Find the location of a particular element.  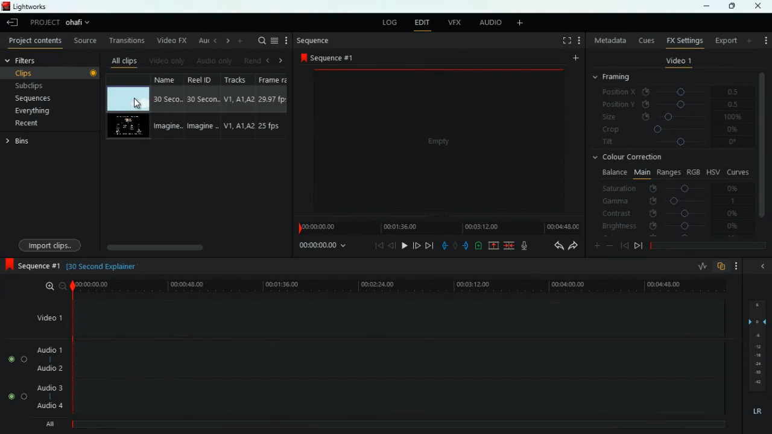

lr is located at coordinates (756, 412).